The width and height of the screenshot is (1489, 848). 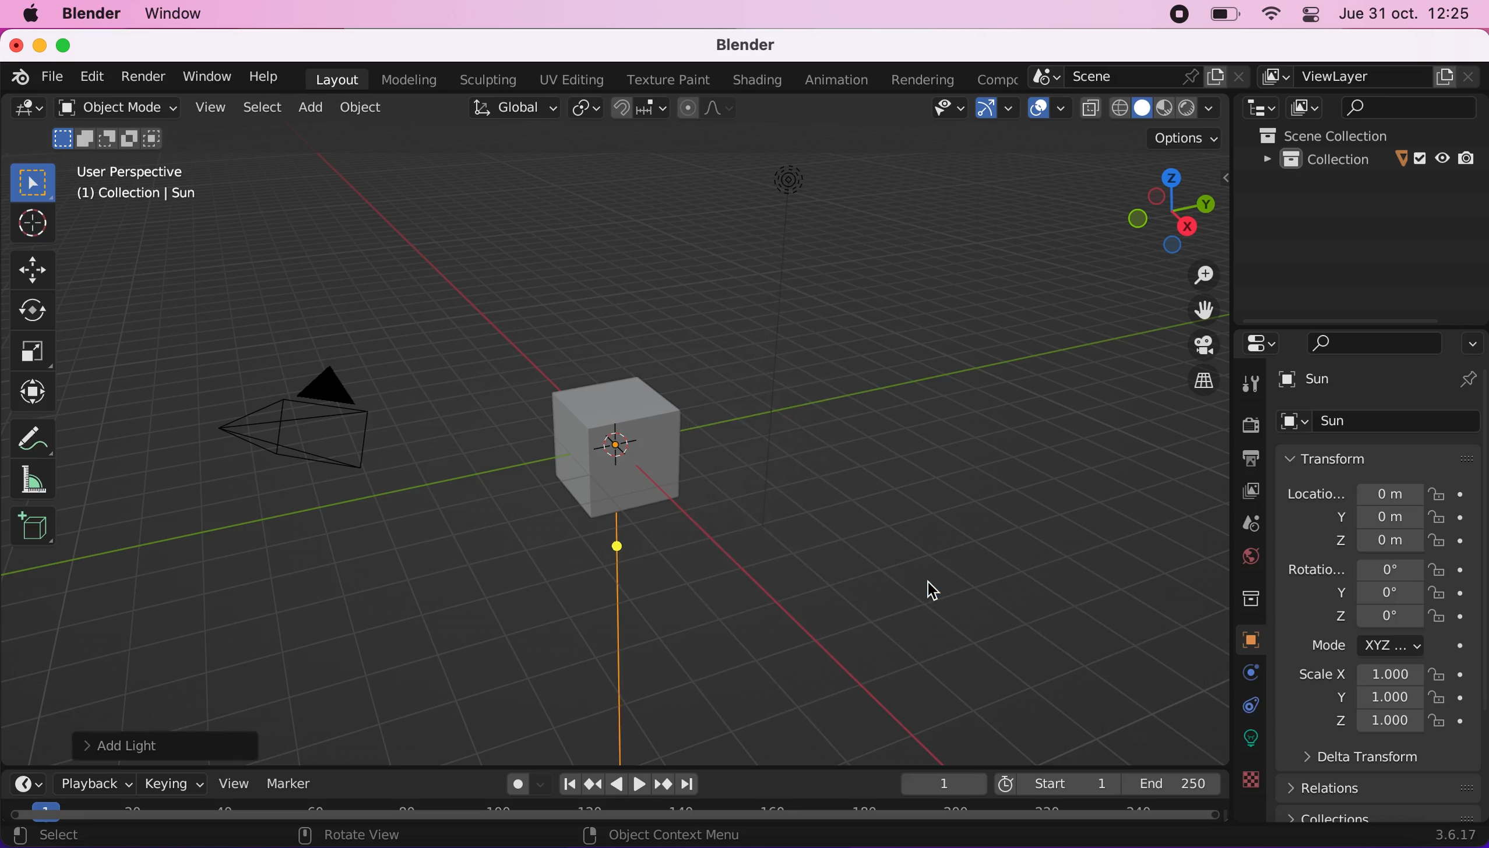 What do you see at coordinates (22, 78) in the screenshot?
I see `blender logo` at bounding box center [22, 78].